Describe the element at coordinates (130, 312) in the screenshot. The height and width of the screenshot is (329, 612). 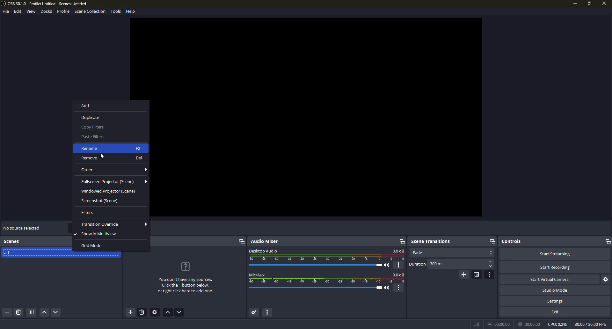
I see `add source` at that location.